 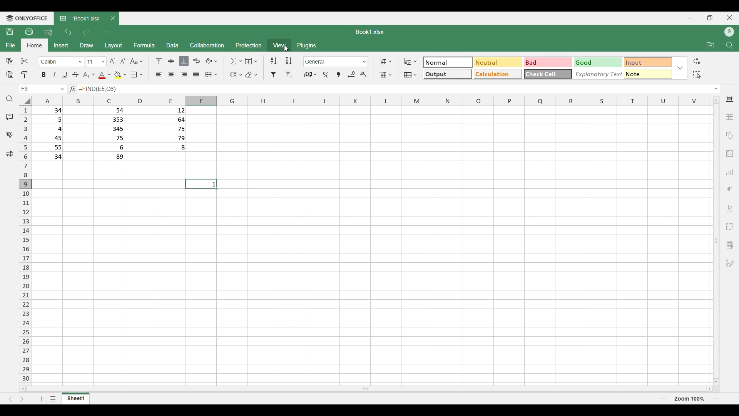 What do you see at coordinates (211, 60) in the screenshot?
I see `Orientation` at bounding box center [211, 60].